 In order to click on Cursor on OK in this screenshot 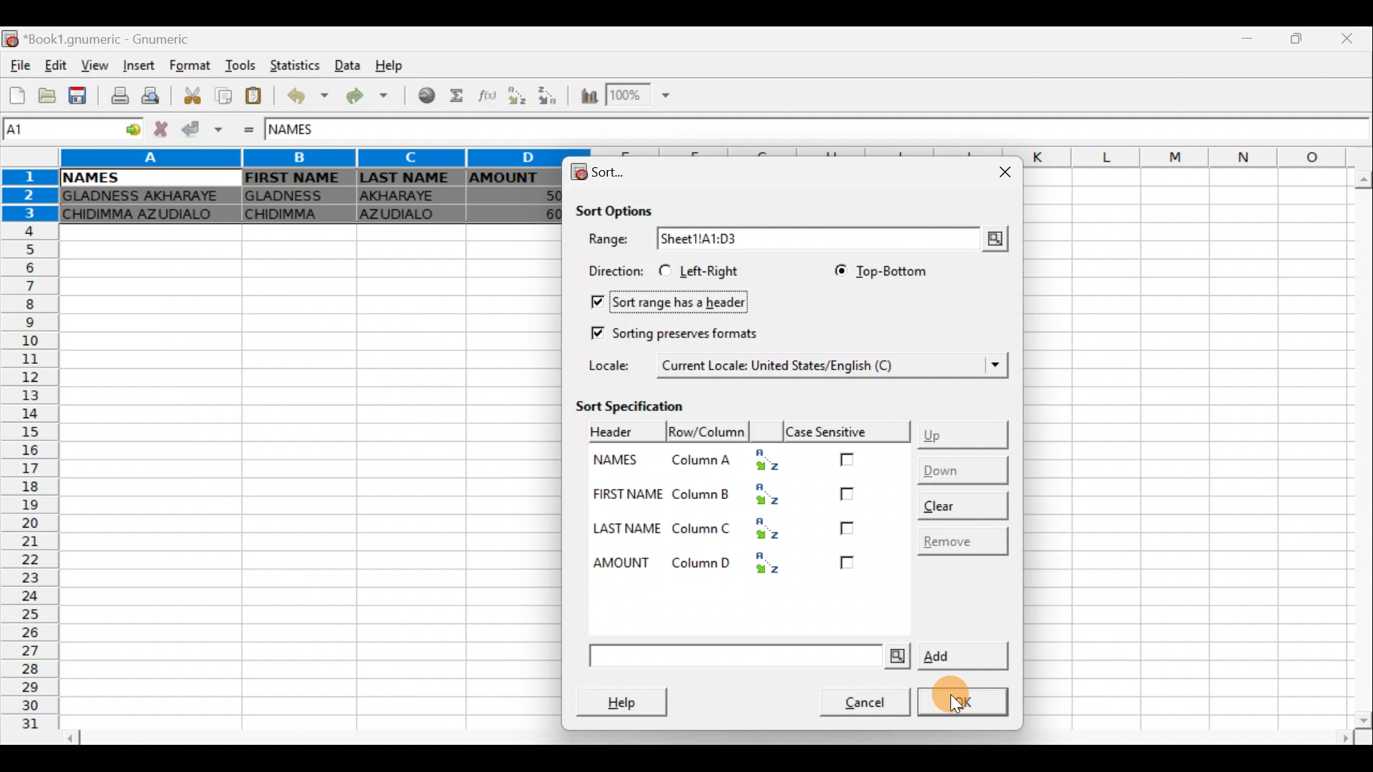, I will do `click(965, 696)`.